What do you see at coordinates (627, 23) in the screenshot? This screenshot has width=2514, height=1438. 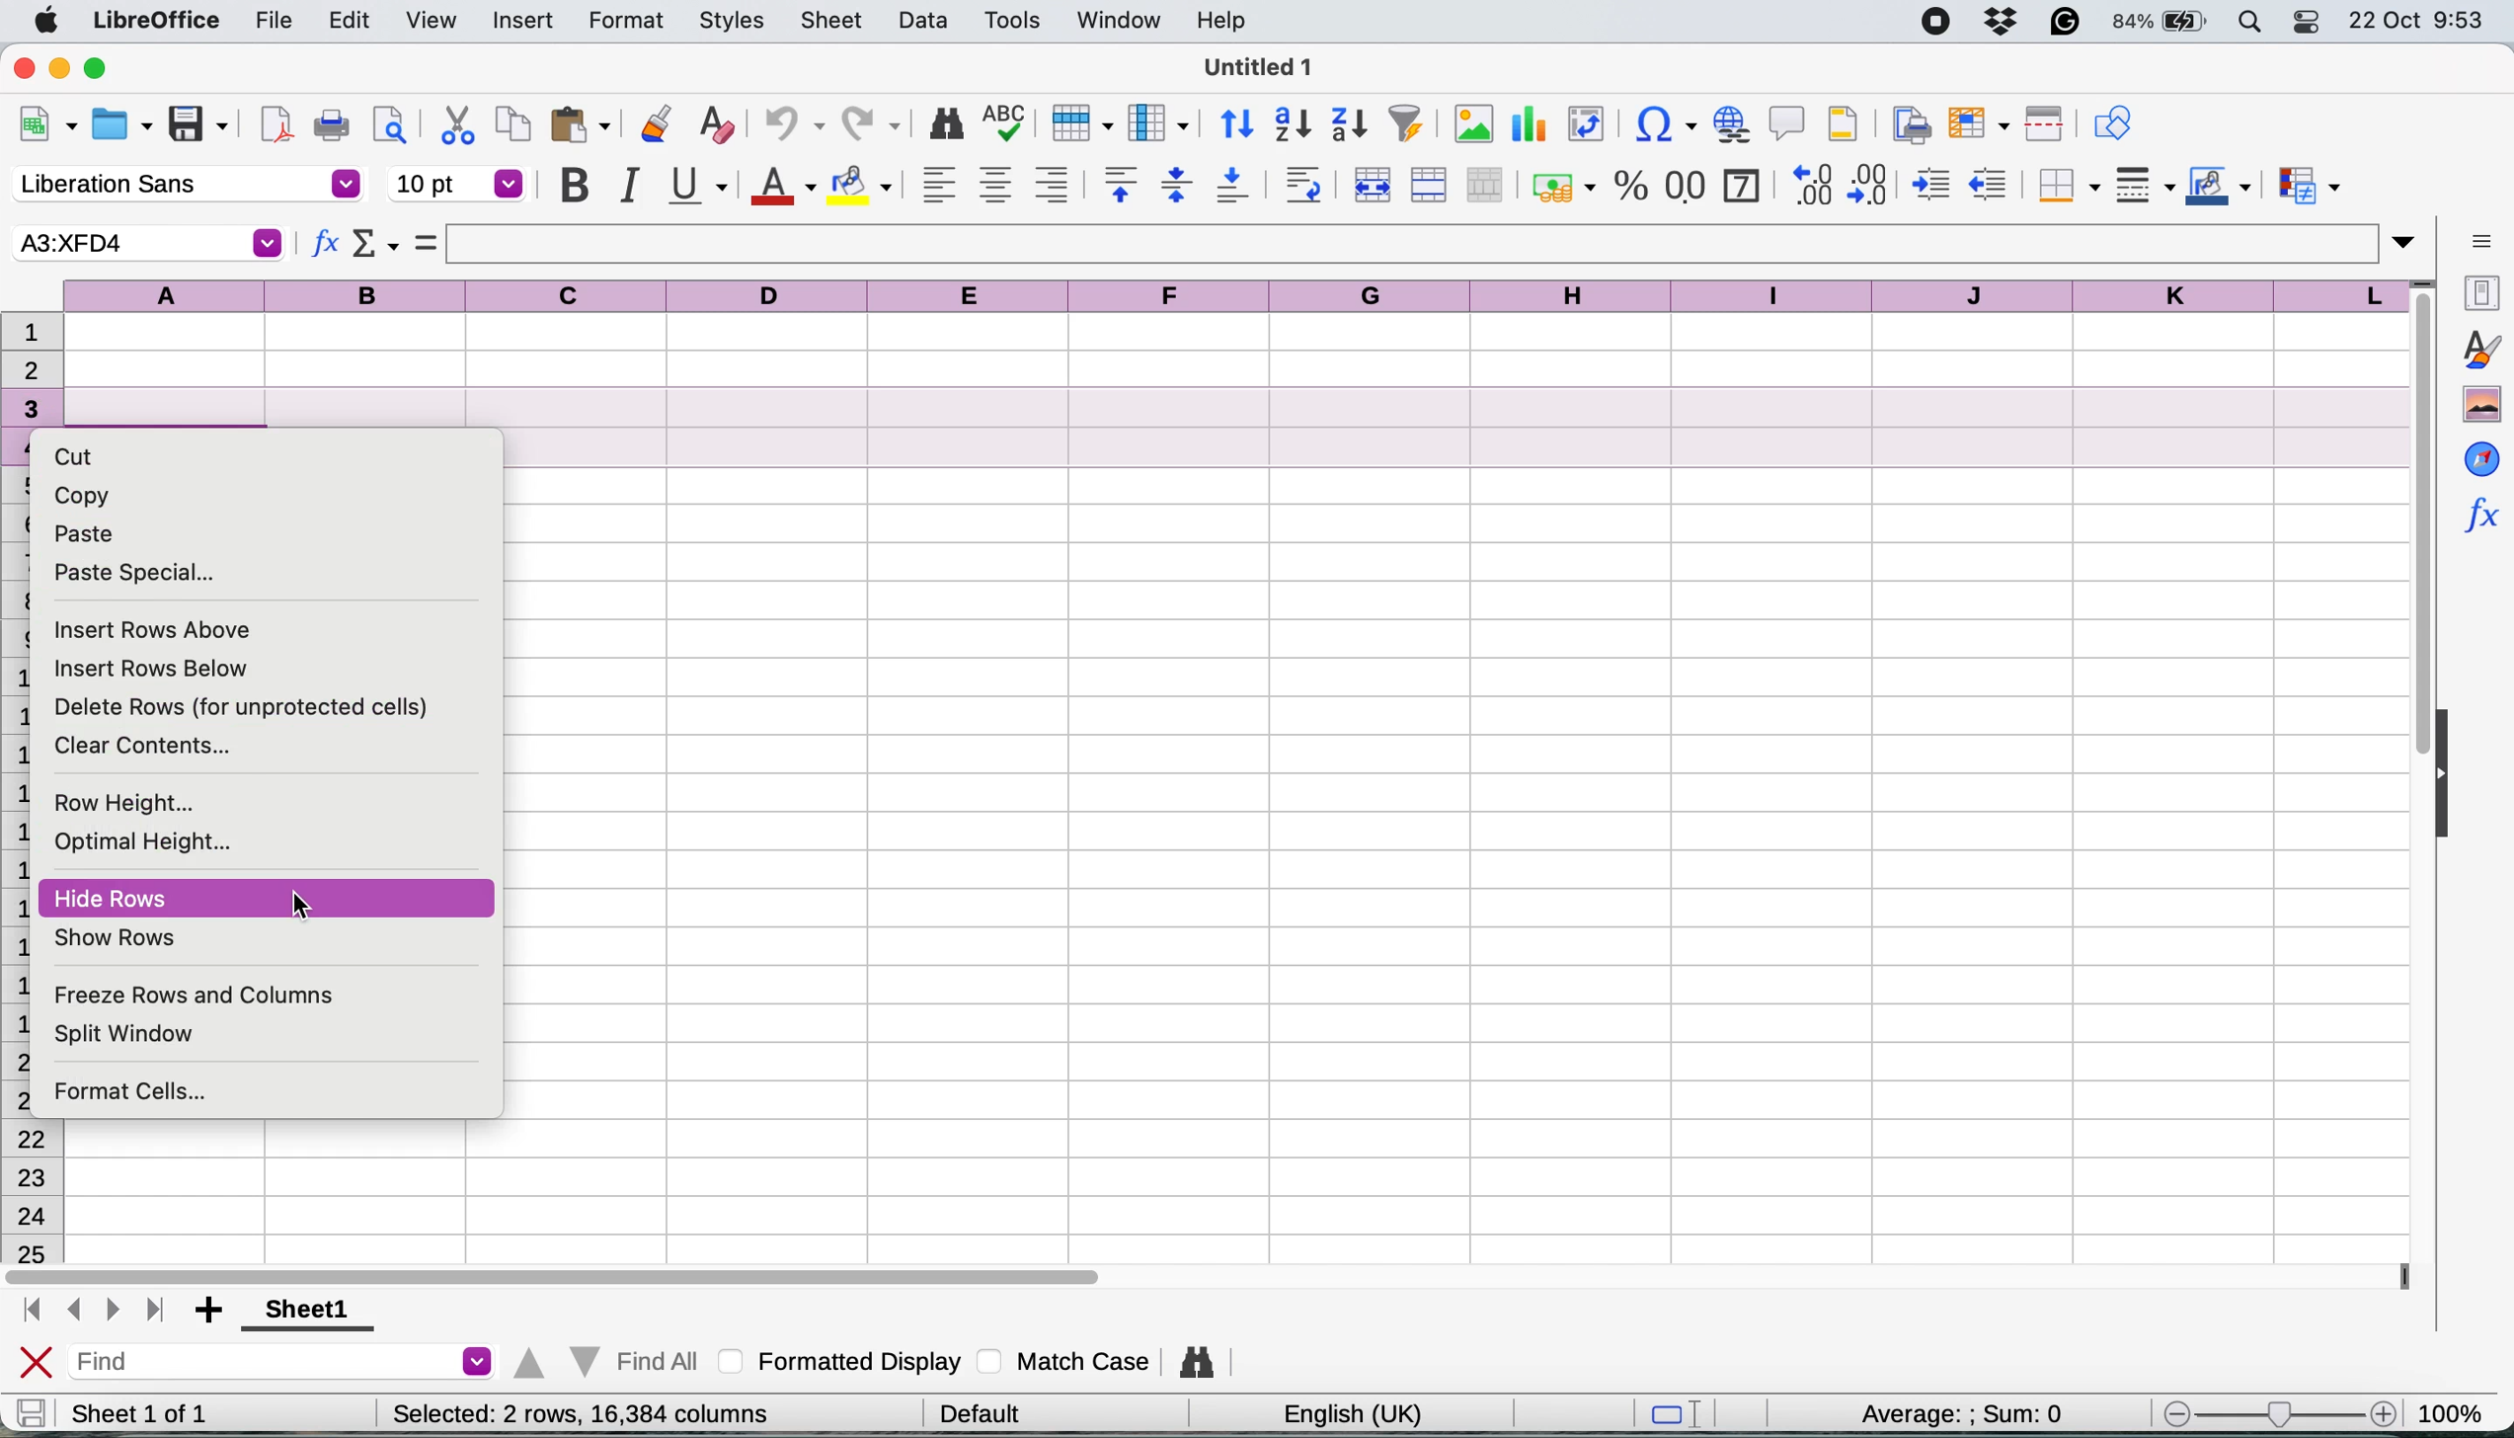 I see `format` at bounding box center [627, 23].